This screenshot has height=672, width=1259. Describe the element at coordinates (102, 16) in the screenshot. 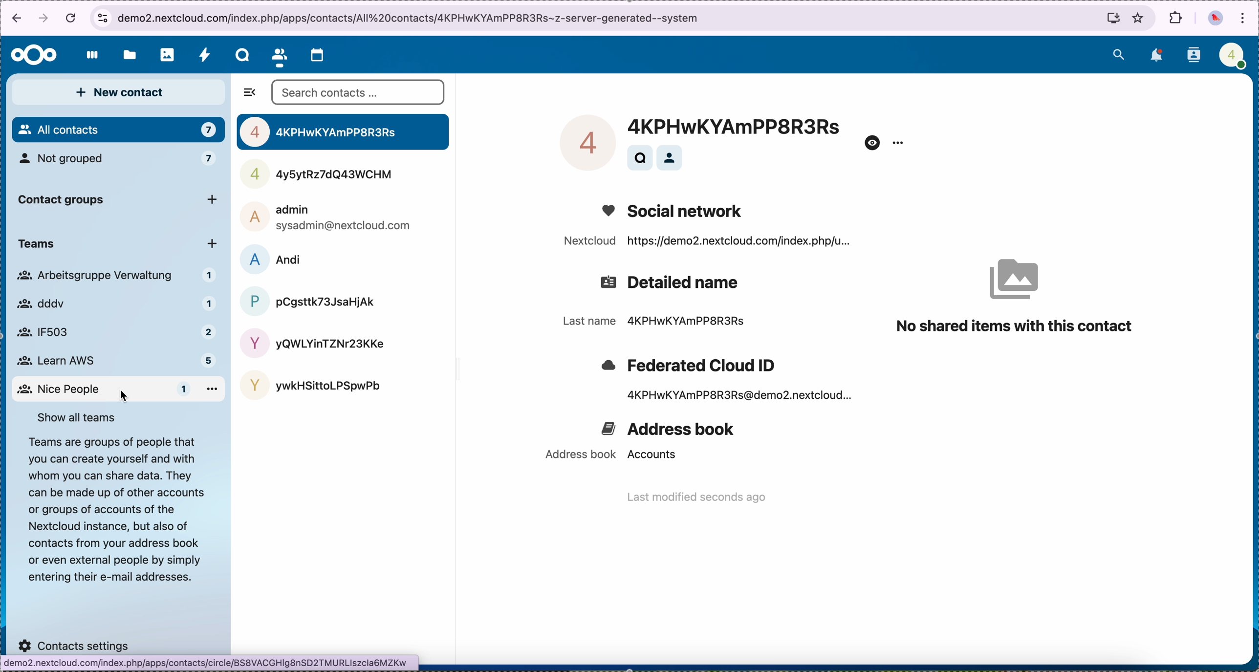

I see `controls` at that location.